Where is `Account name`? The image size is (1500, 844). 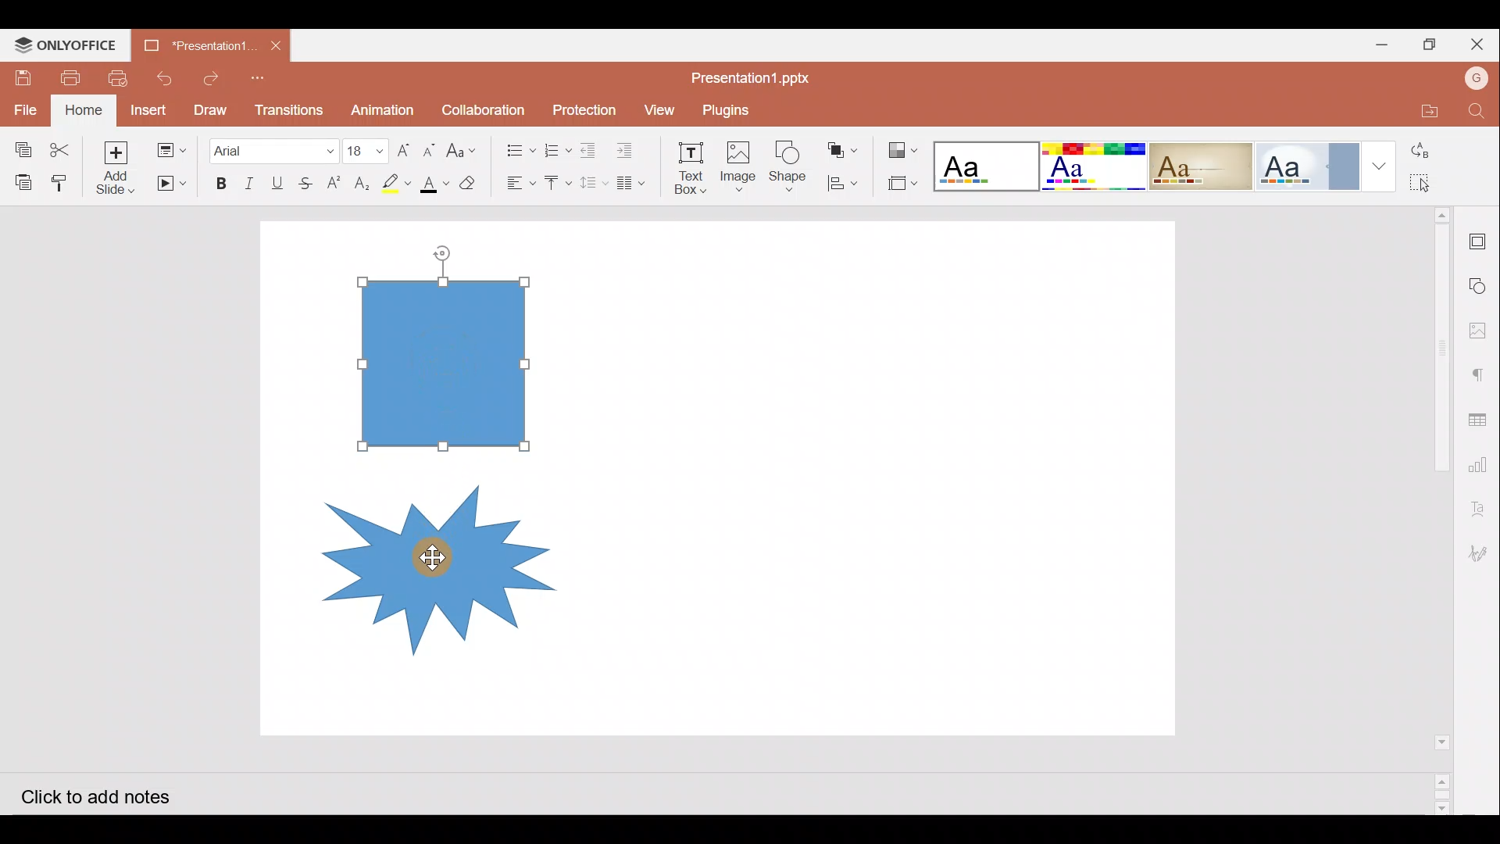
Account name is located at coordinates (1477, 80).